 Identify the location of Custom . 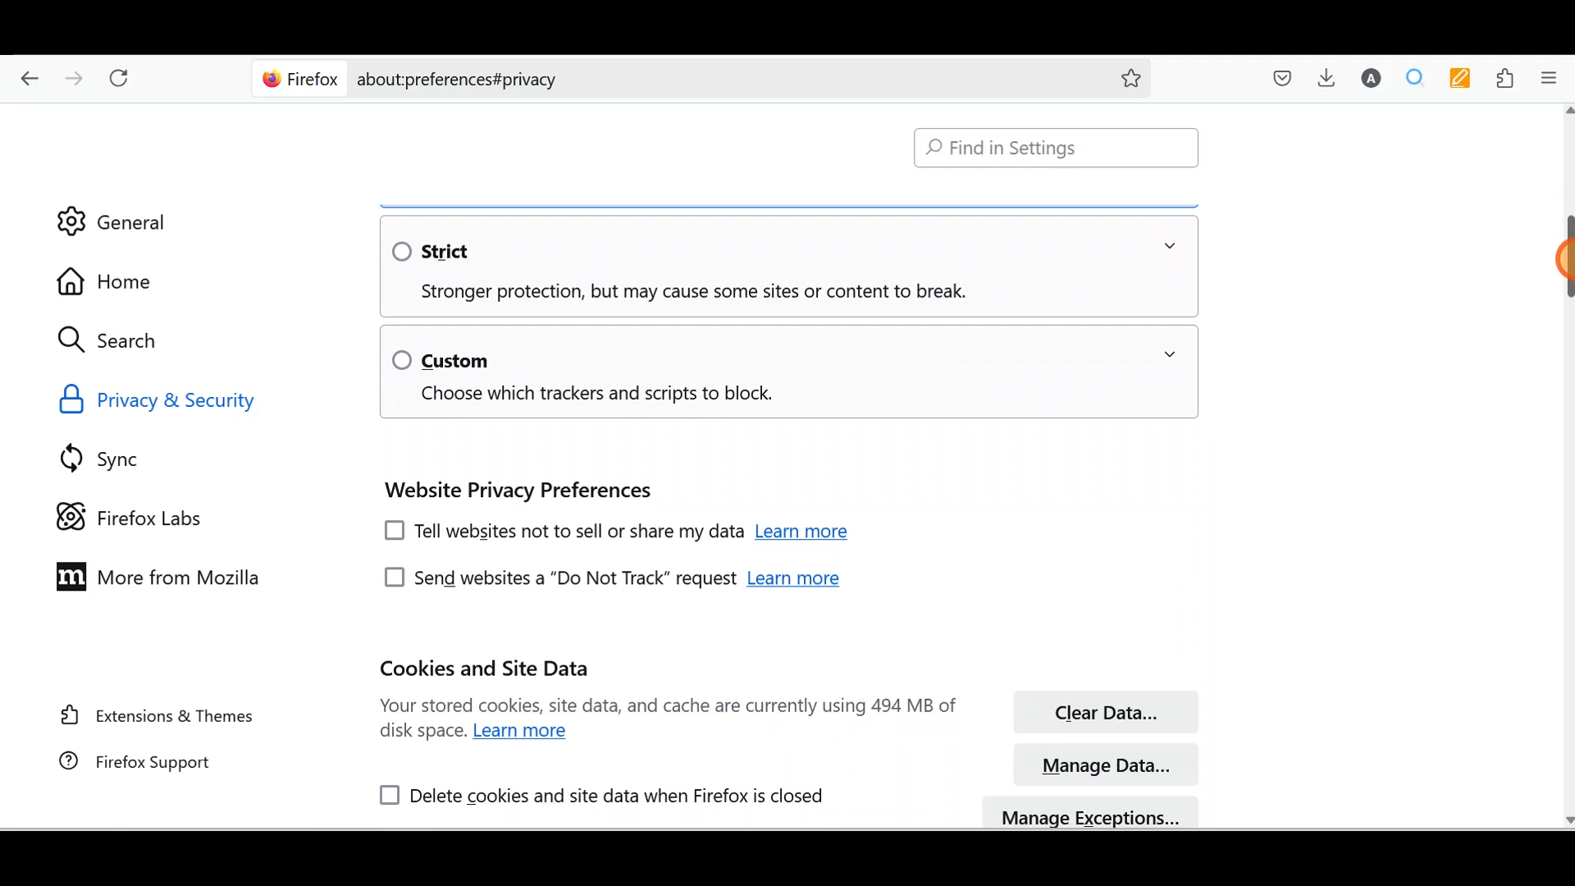
(441, 359).